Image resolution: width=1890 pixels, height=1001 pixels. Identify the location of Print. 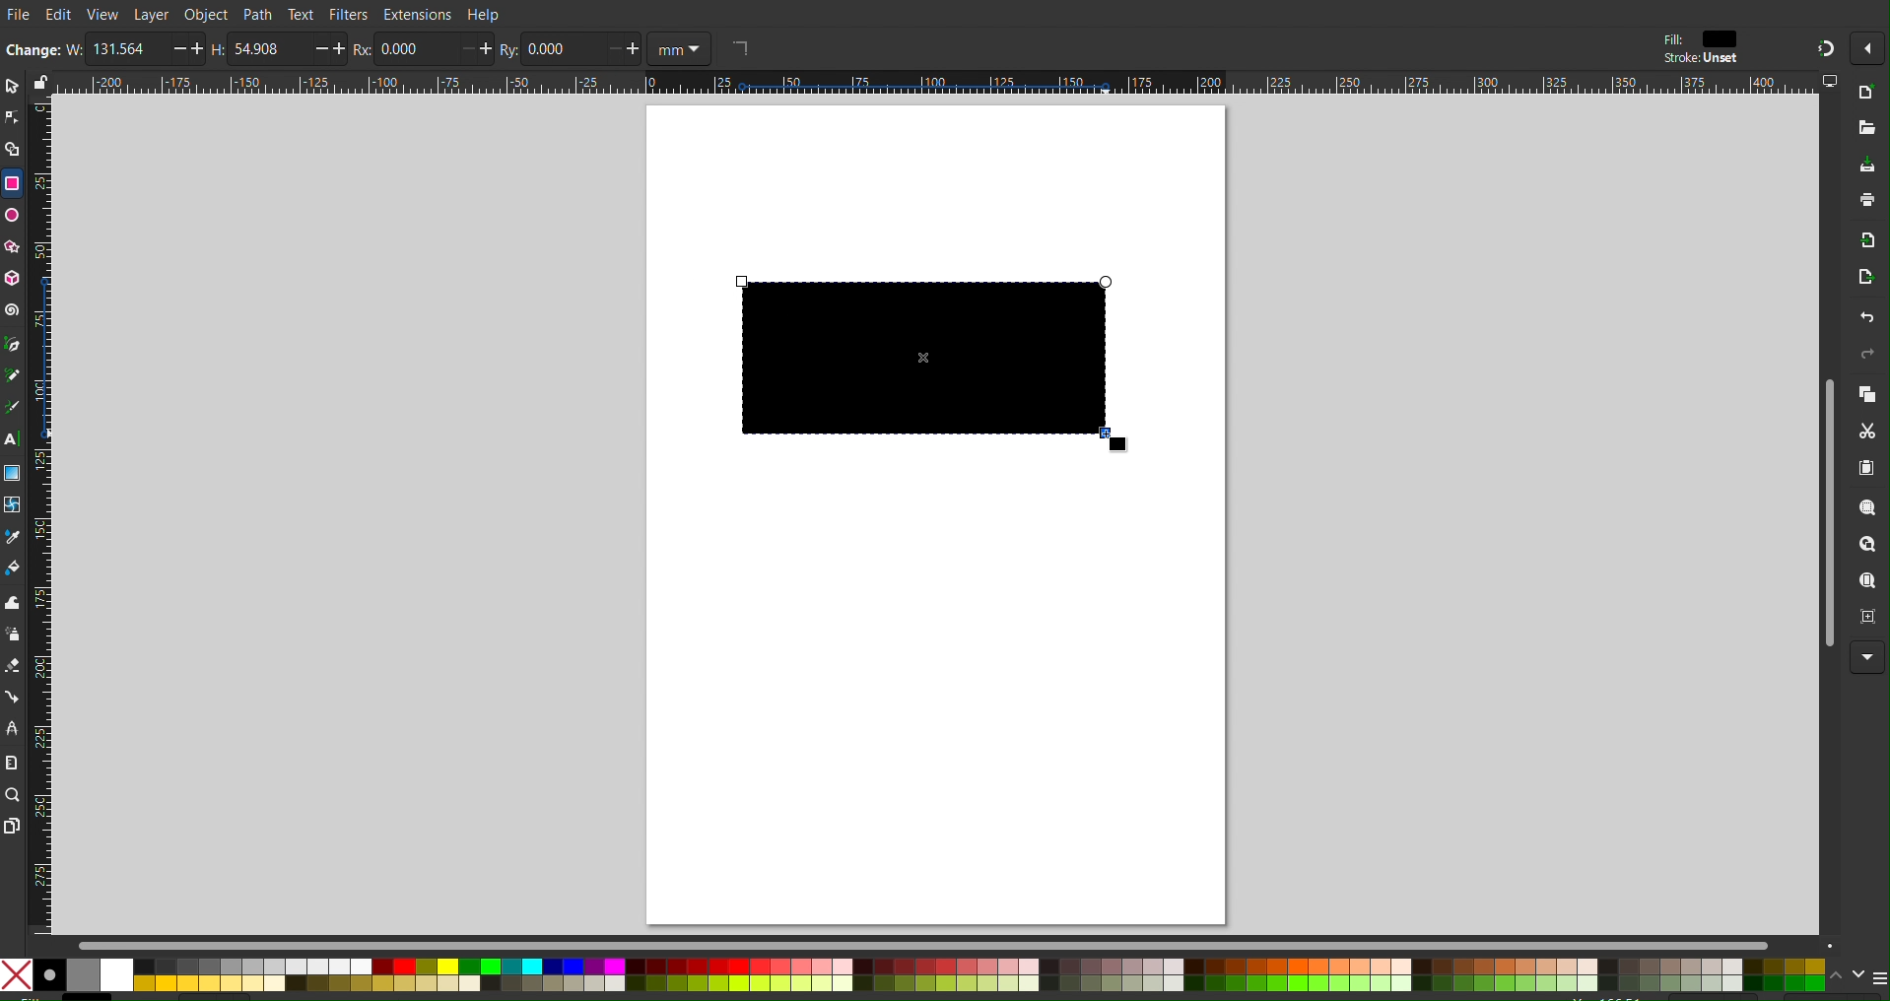
(1862, 205).